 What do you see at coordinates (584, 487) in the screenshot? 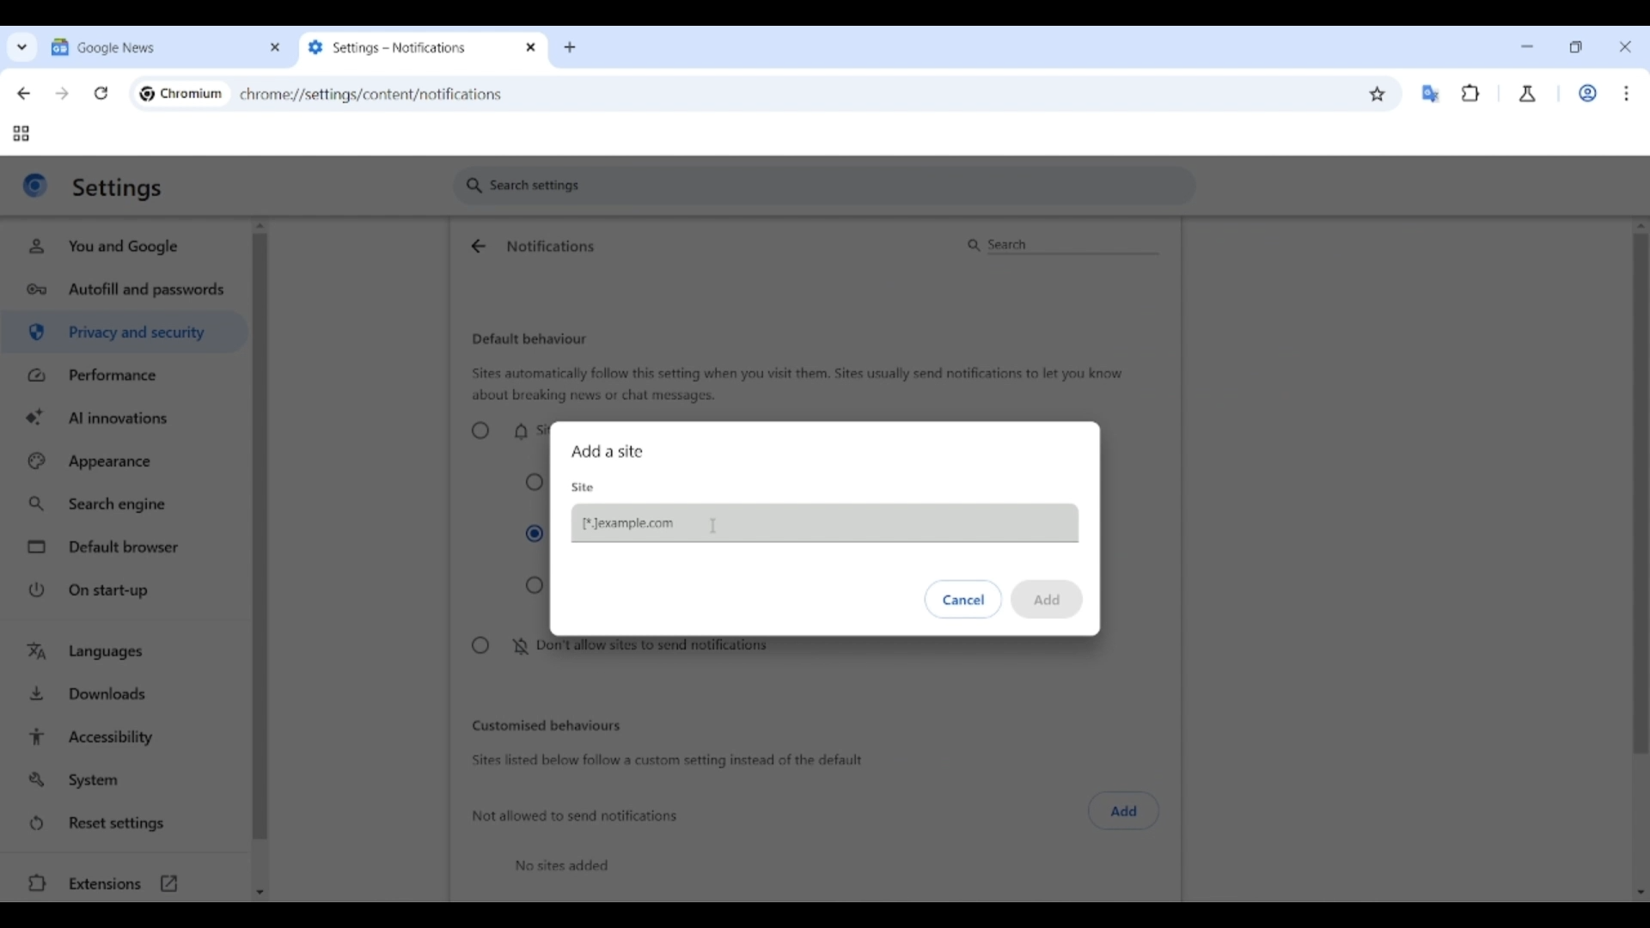
I see `Site` at bounding box center [584, 487].